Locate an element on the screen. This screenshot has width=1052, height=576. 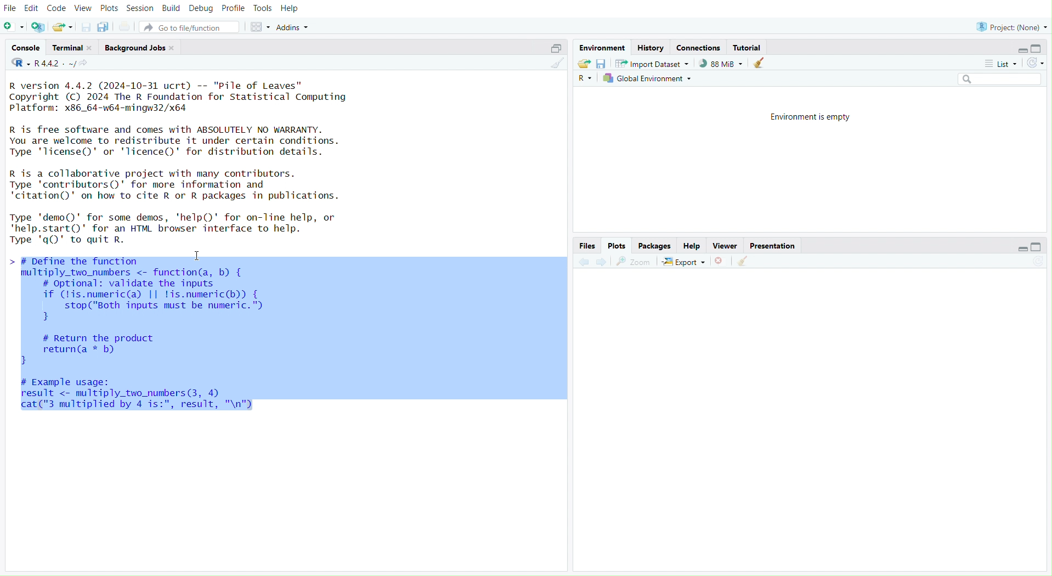
R 4.4.2~/ is located at coordinates (55, 65).